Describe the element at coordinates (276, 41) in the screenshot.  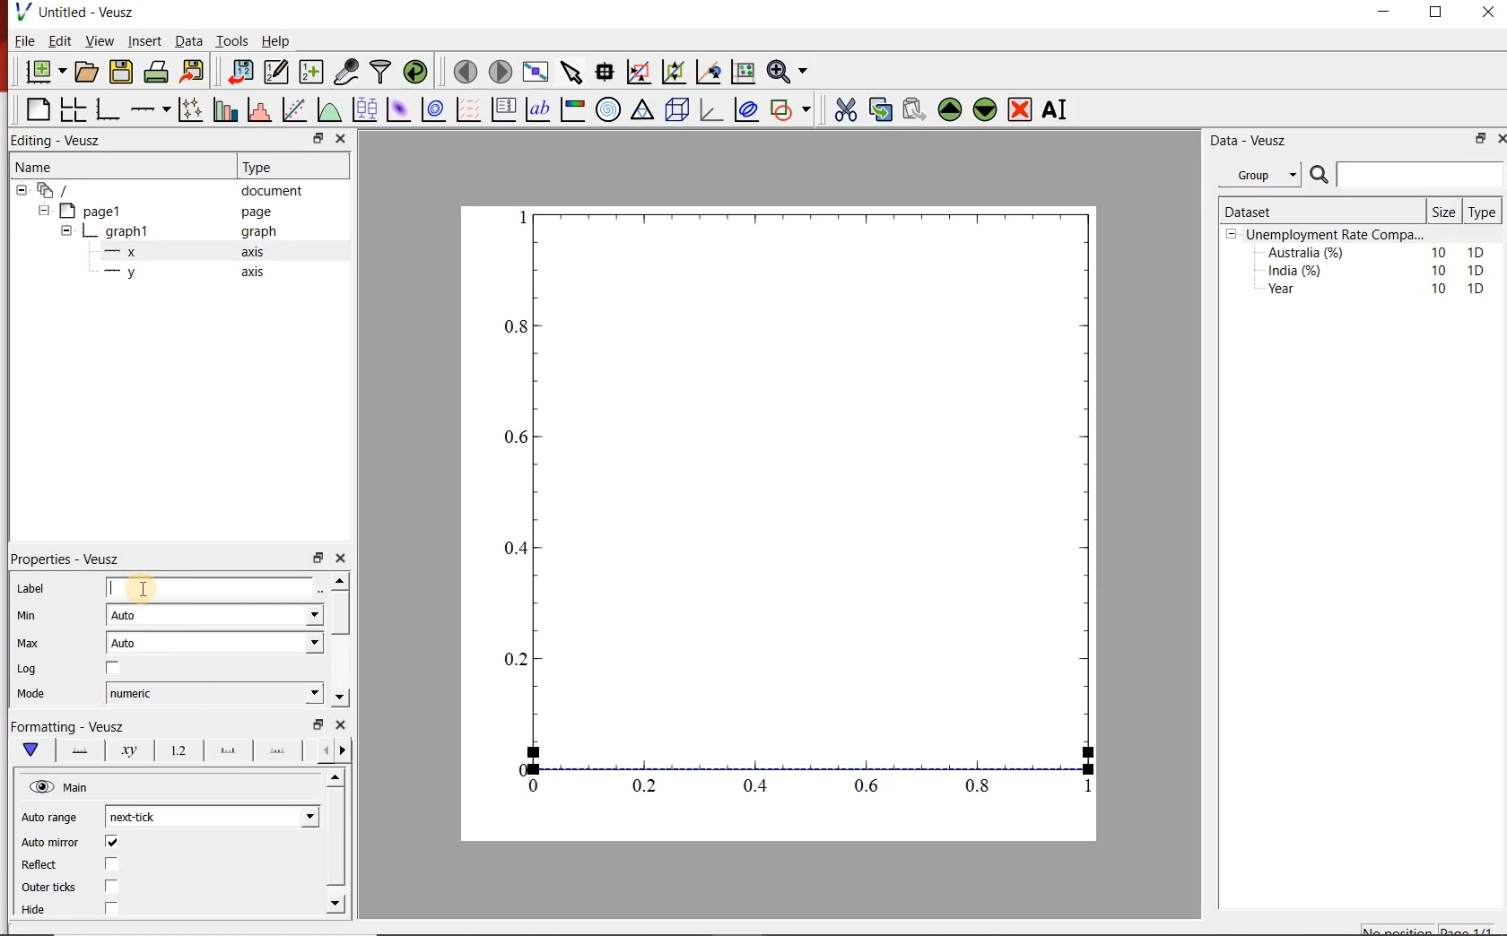
I see `Help` at that location.